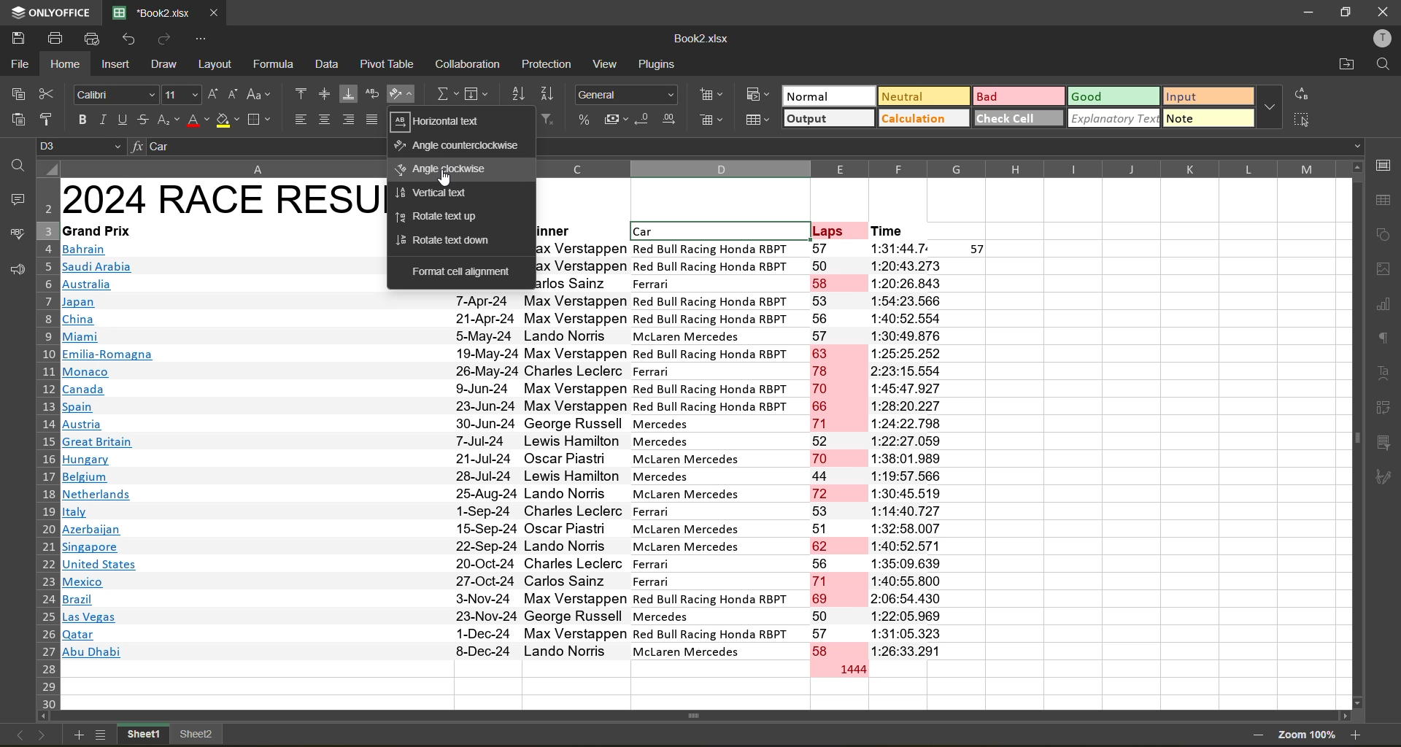 This screenshot has height=747, width=1401. I want to click on feedback, so click(15, 271).